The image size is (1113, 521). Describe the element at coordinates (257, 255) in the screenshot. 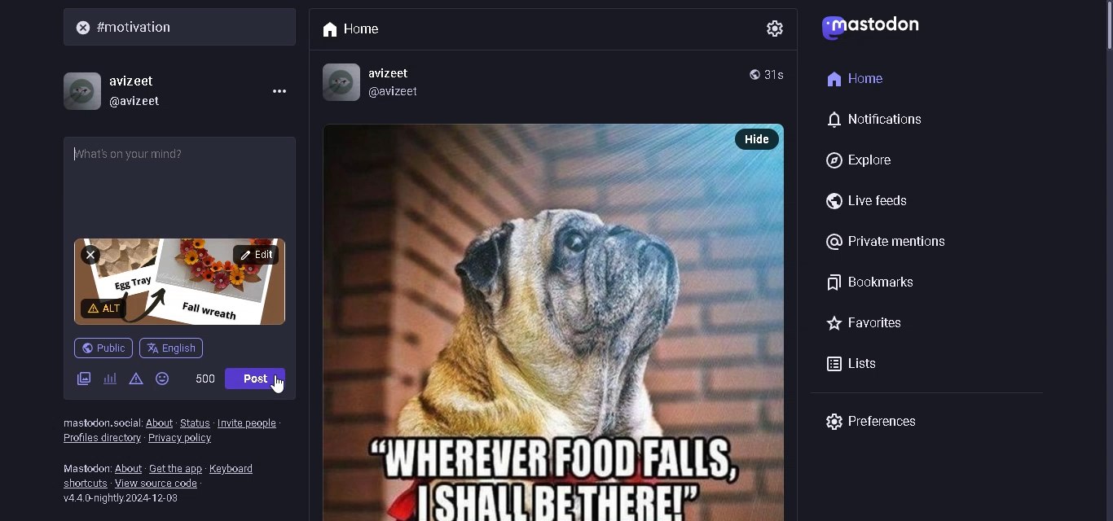

I see `edit picture` at that location.